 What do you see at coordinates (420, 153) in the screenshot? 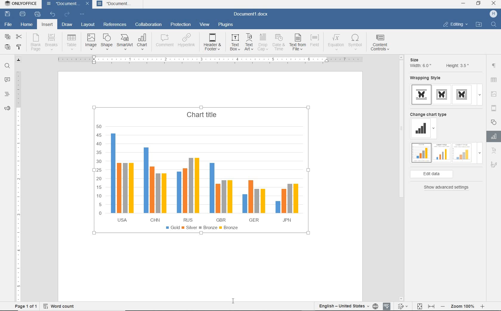
I see `type 1 ` at bounding box center [420, 153].